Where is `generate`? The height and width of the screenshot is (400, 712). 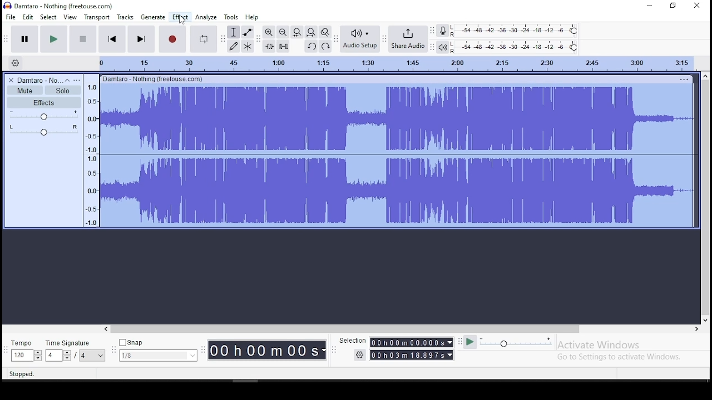 generate is located at coordinates (153, 18).